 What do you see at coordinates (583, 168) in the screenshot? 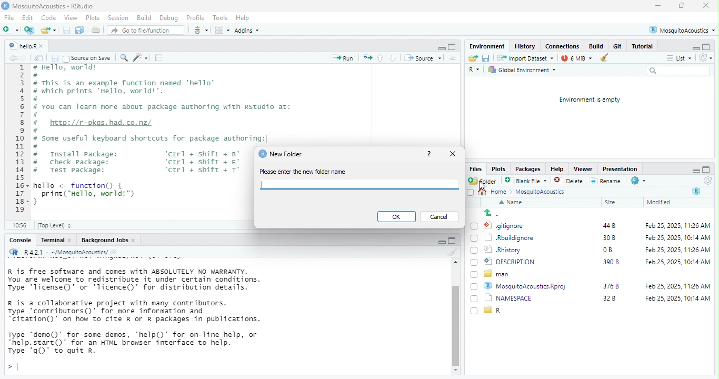
I see `Viewer` at bounding box center [583, 168].